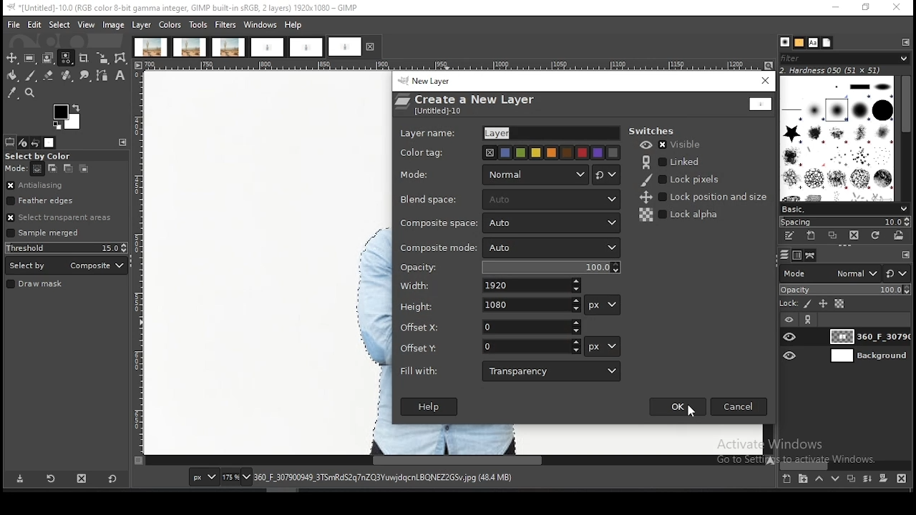 The height and width of the screenshot is (515, 916). Describe the element at coordinates (532, 347) in the screenshot. I see `offset Y` at that location.